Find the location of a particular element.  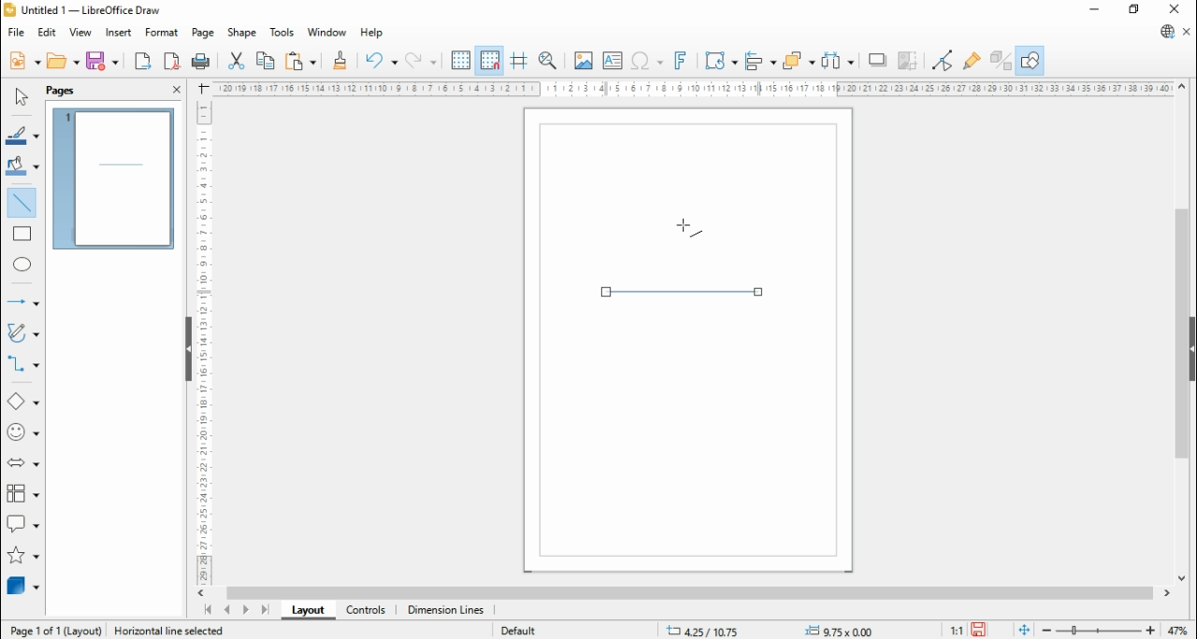

flowchart is located at coordinates (22, 494).